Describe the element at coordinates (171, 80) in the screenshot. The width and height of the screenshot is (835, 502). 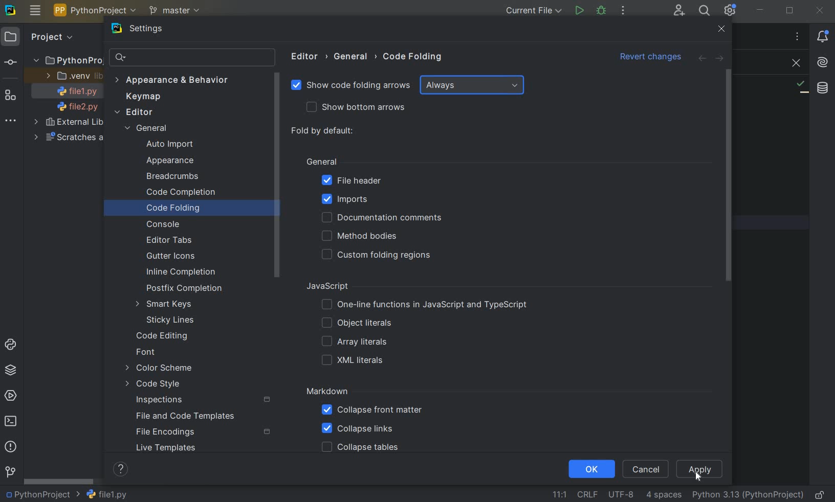
I see `APPEARANCE & BEHAVIOR` at that location.